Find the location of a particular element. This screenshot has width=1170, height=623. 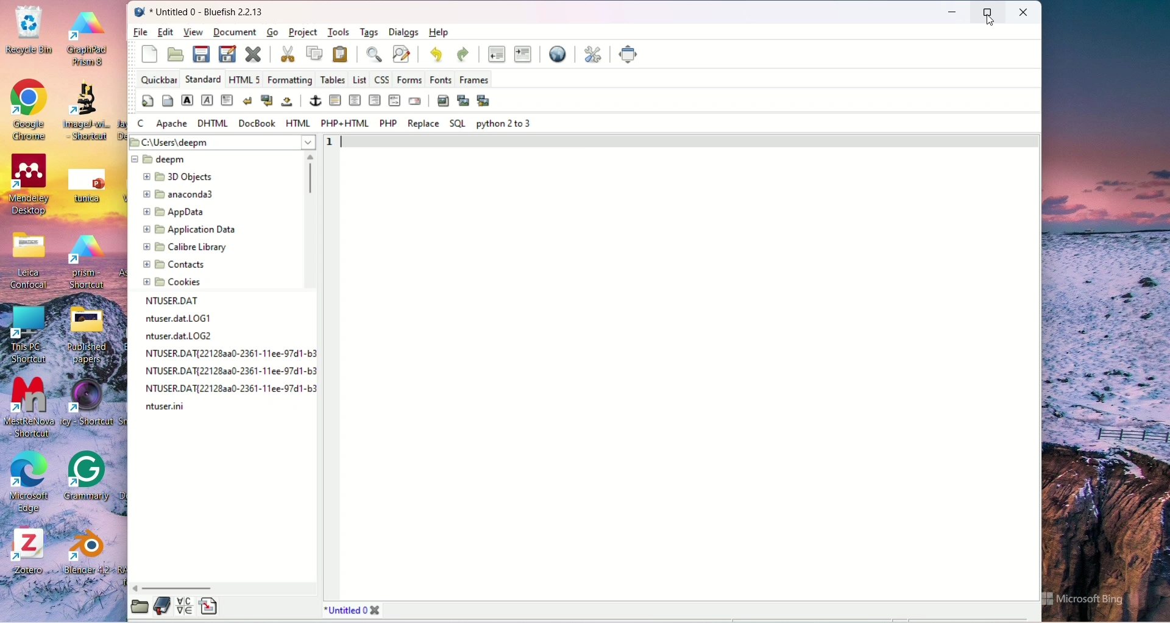

SQL is located at coordinates (458, 124).